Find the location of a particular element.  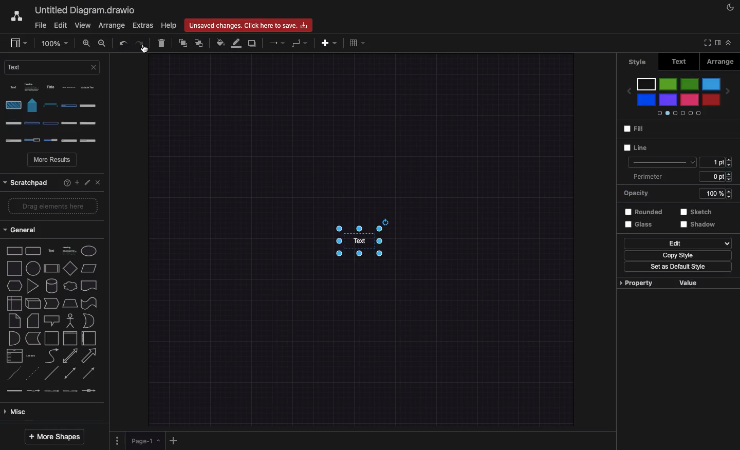

Undo is located at coordinates (123, 44).